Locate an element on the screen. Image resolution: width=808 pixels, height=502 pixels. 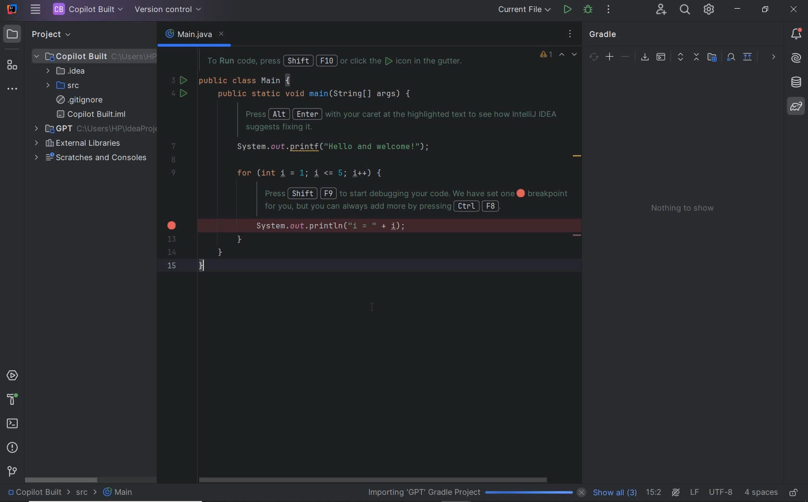
scrollbar is located at coordinates (61, 479).